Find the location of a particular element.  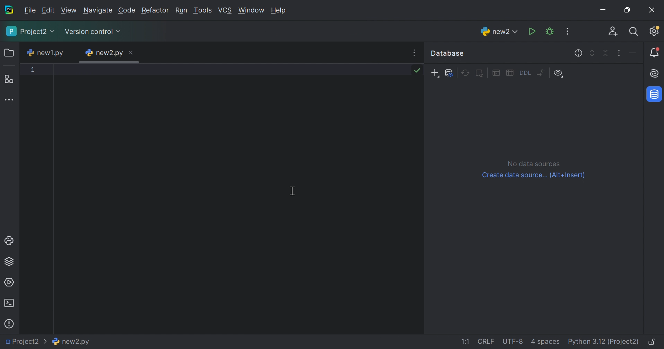

Code with me is located at coordinates (613, 32).